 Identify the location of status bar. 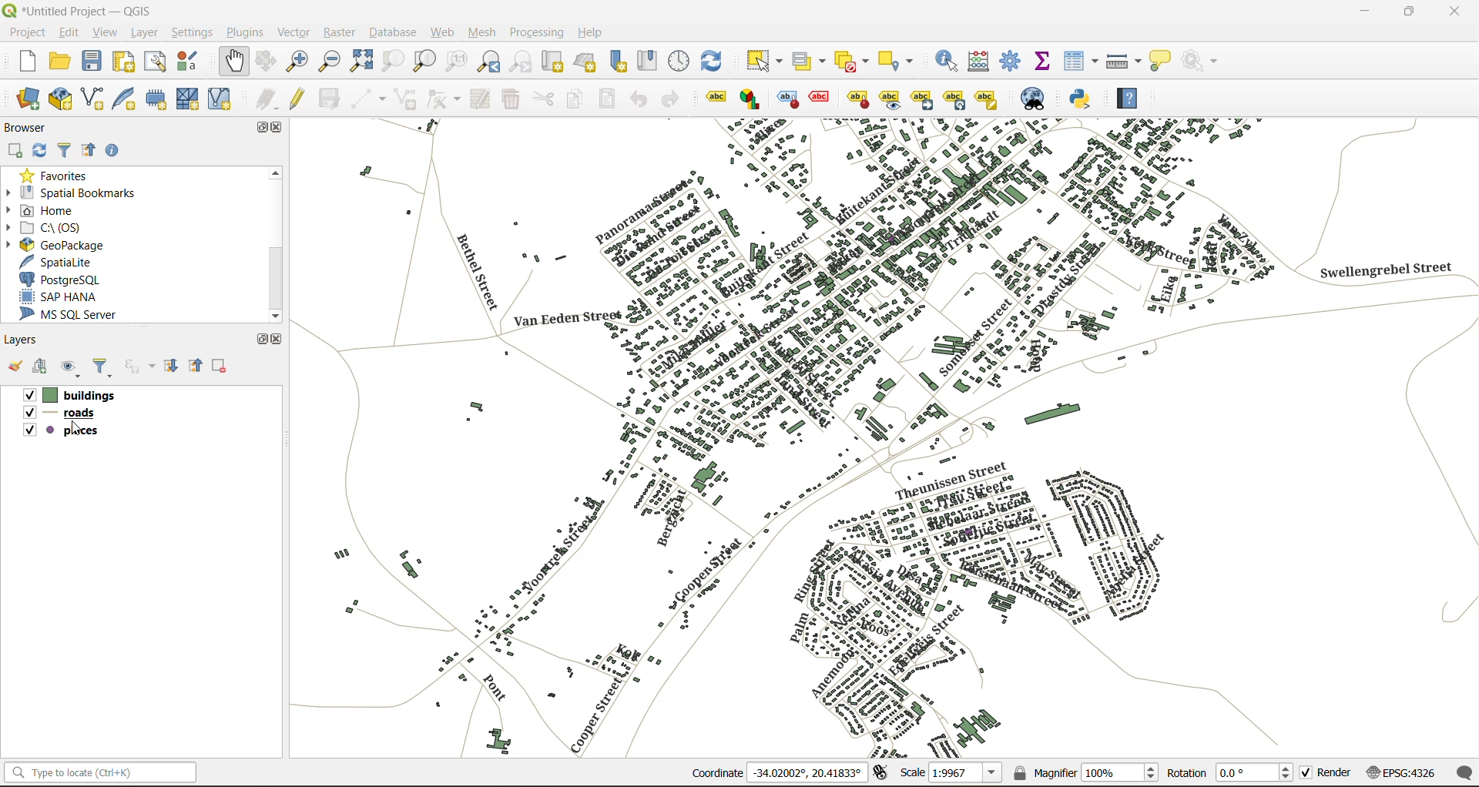
(102, 774).